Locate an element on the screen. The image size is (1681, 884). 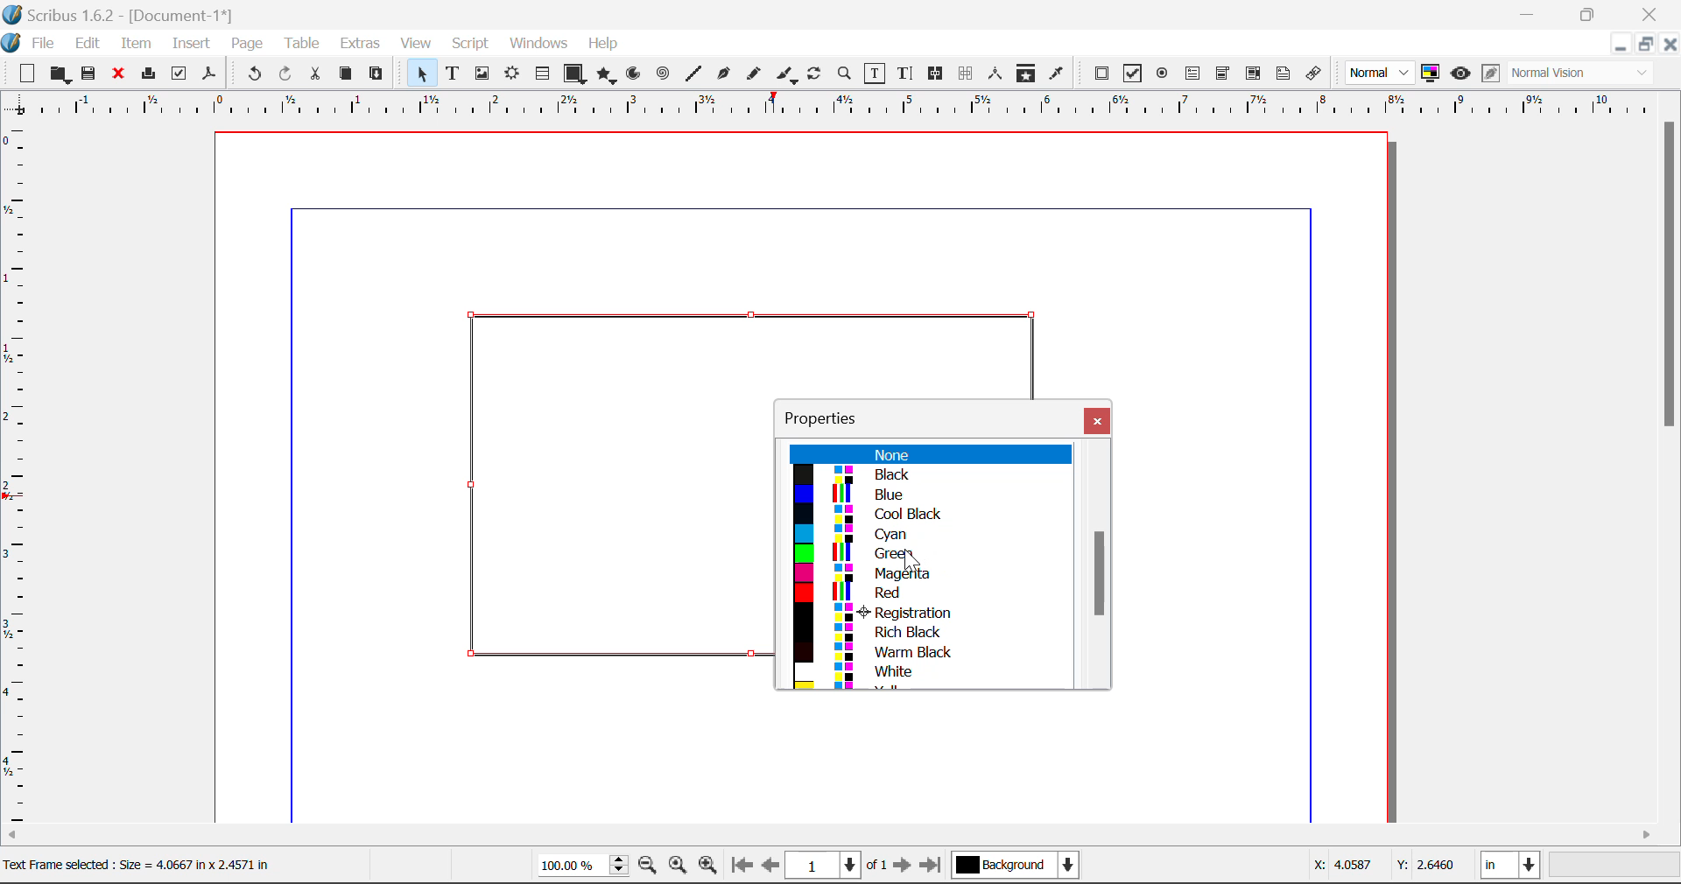
Redo is located at coordinates (289, 74).